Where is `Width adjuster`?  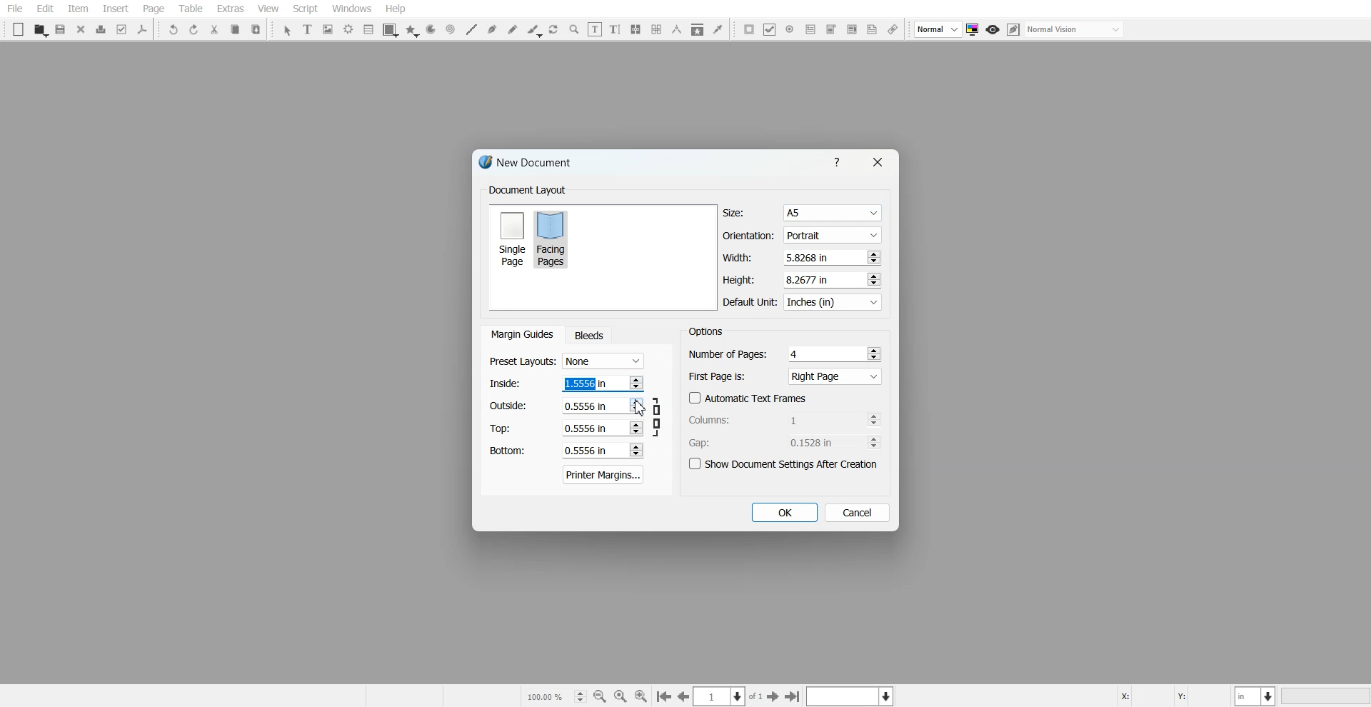
Width adjuster is located at coordinates (801, 258).